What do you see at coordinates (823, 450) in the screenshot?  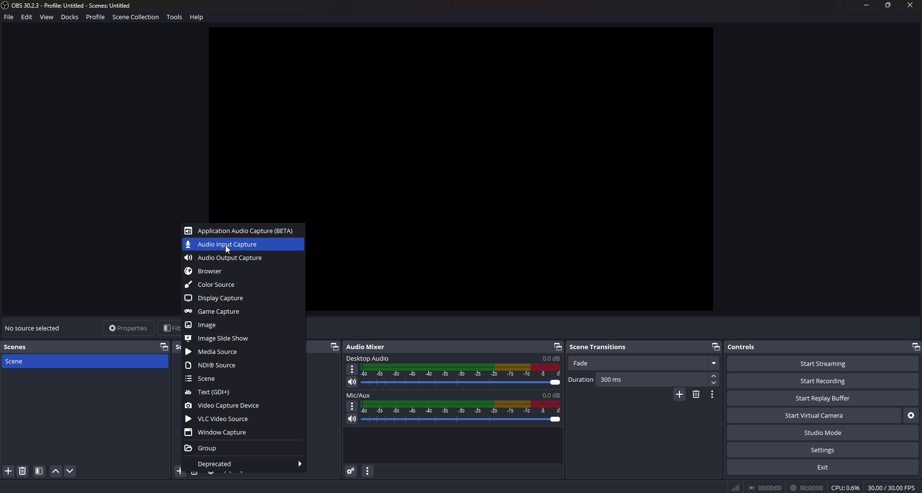 I see `settings` at bounding box center [823, 450].